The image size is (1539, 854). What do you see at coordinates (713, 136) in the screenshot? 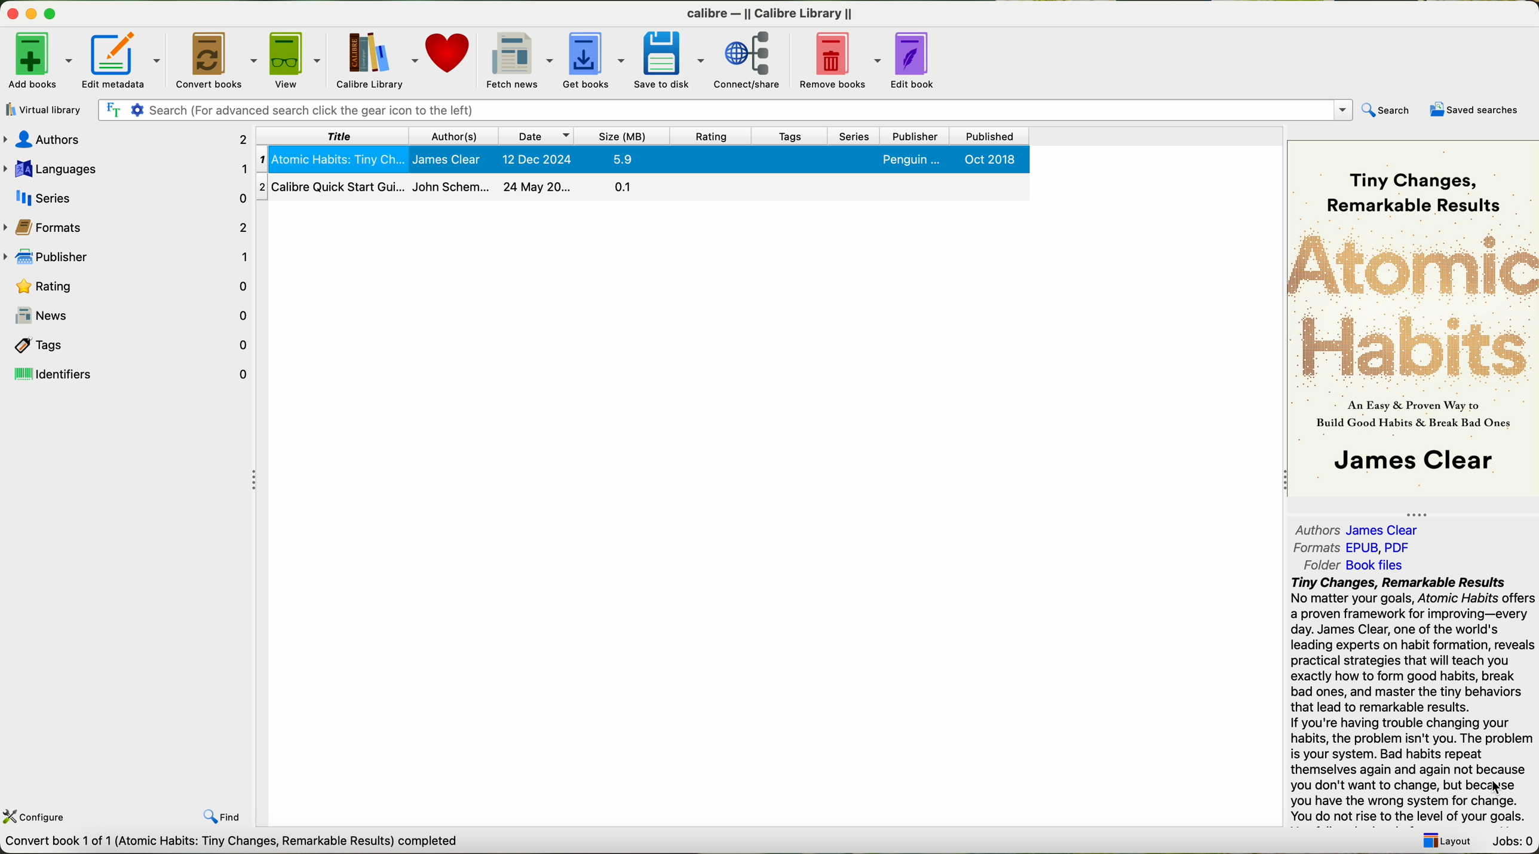
I see `rating` at bounding box center [713, 136].